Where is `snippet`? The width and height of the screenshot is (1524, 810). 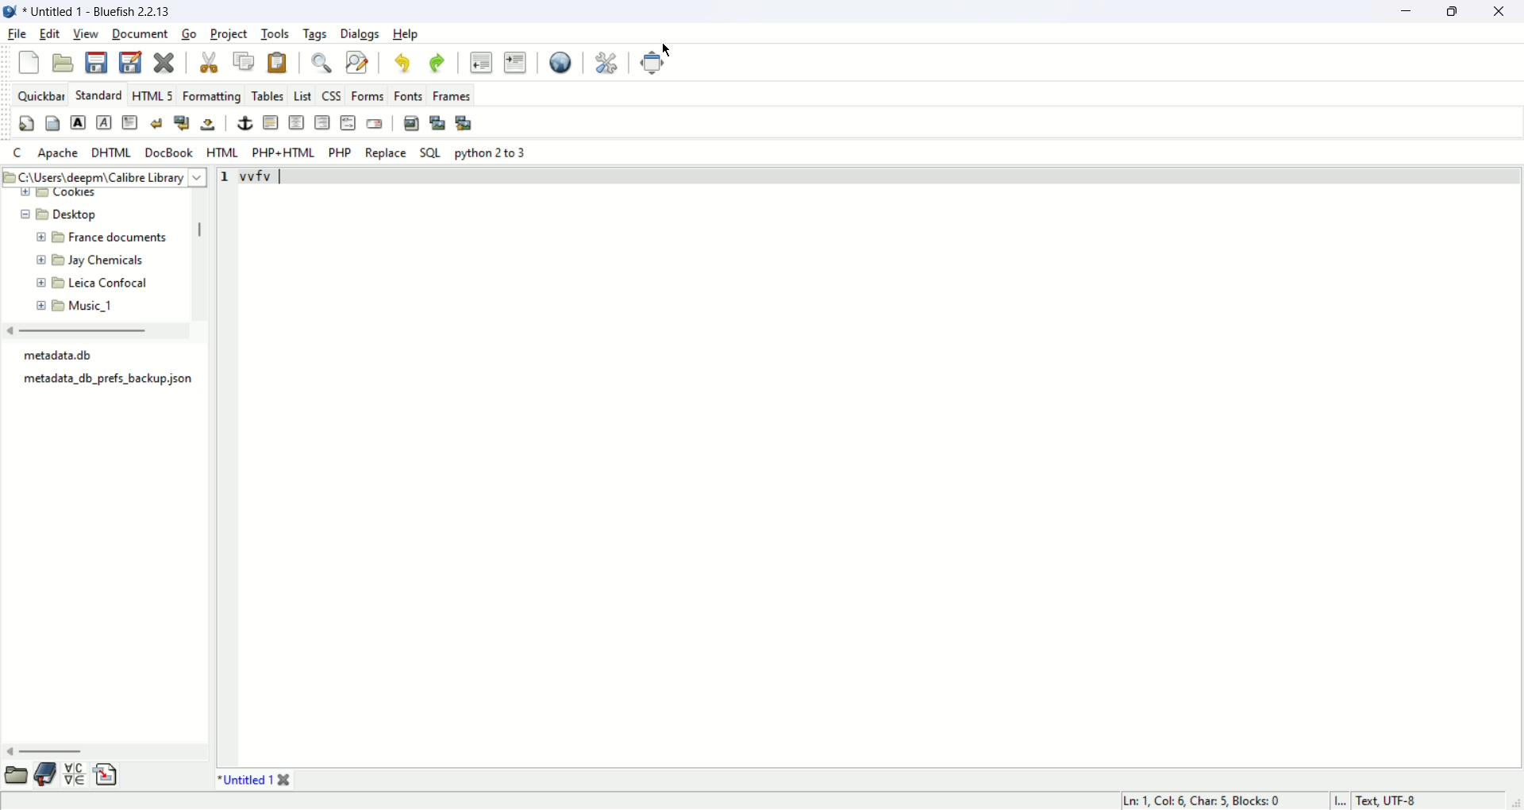 snippet is located at coordinates (106, 774).